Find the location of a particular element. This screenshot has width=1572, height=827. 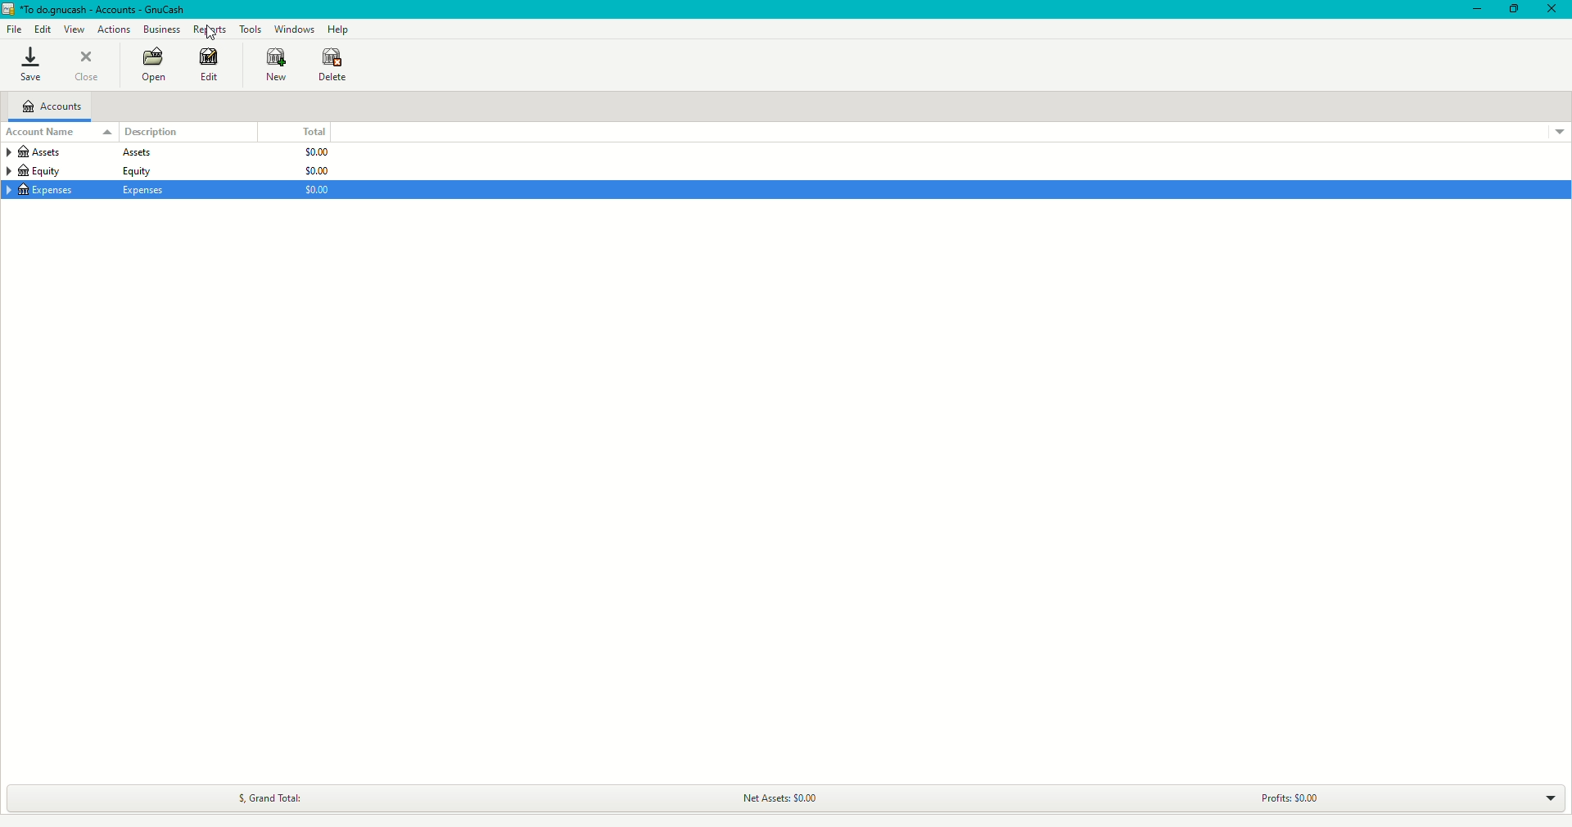

Windows is located at coordinates (296, 29).